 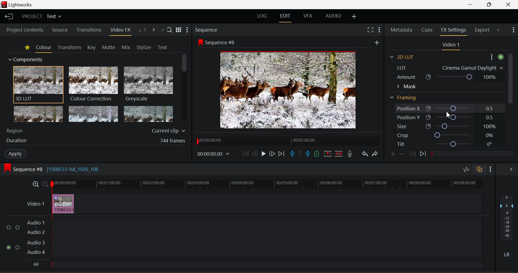 I want to click on Toggle auto track sync, so click(x=479, y=169).